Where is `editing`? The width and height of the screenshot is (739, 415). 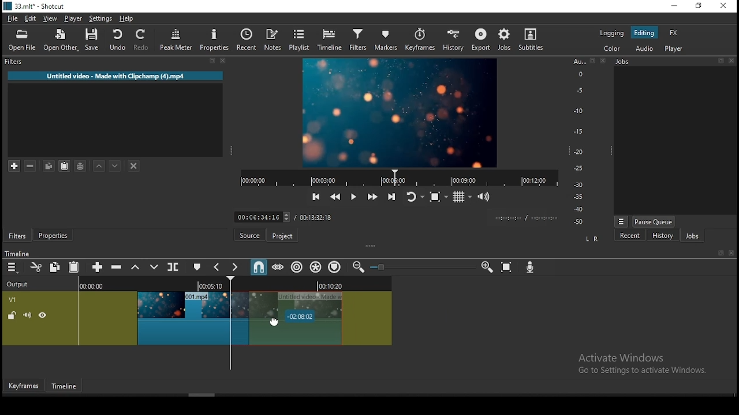 editing is located at coordinates (644, 33).